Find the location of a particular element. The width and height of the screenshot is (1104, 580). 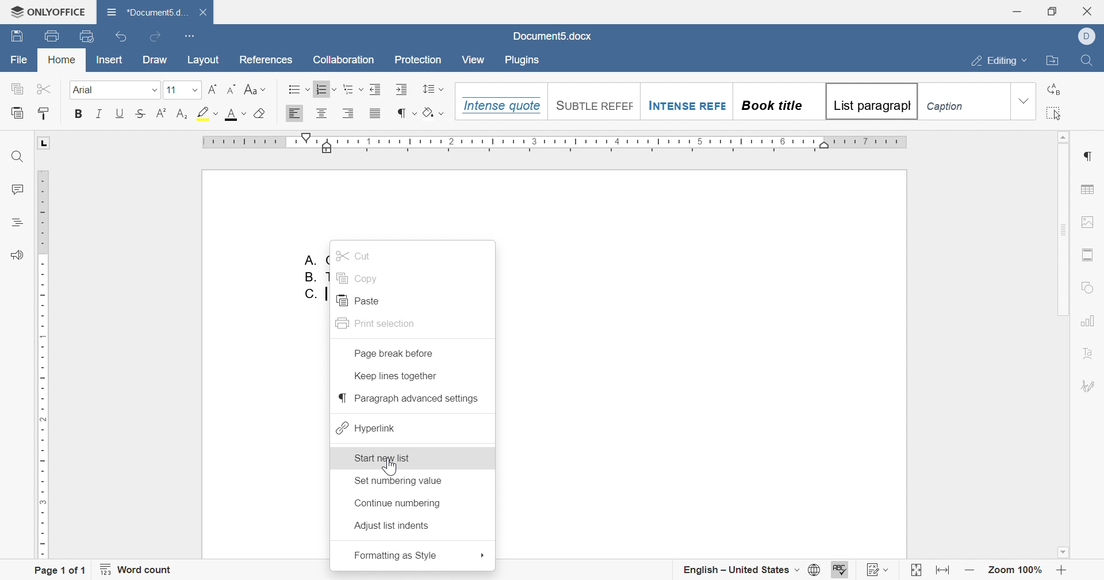

layout is located at coordinates (206, 62).